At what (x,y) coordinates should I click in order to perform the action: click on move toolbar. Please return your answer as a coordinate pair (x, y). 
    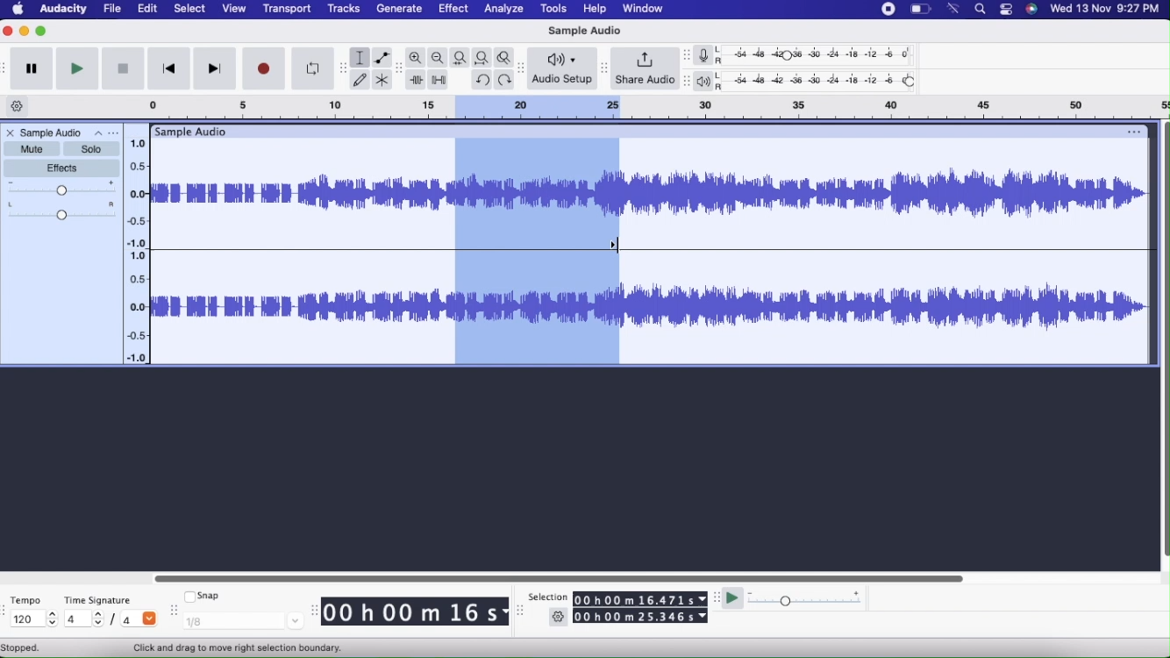
    Looking at the image, I should click on (523, 70).